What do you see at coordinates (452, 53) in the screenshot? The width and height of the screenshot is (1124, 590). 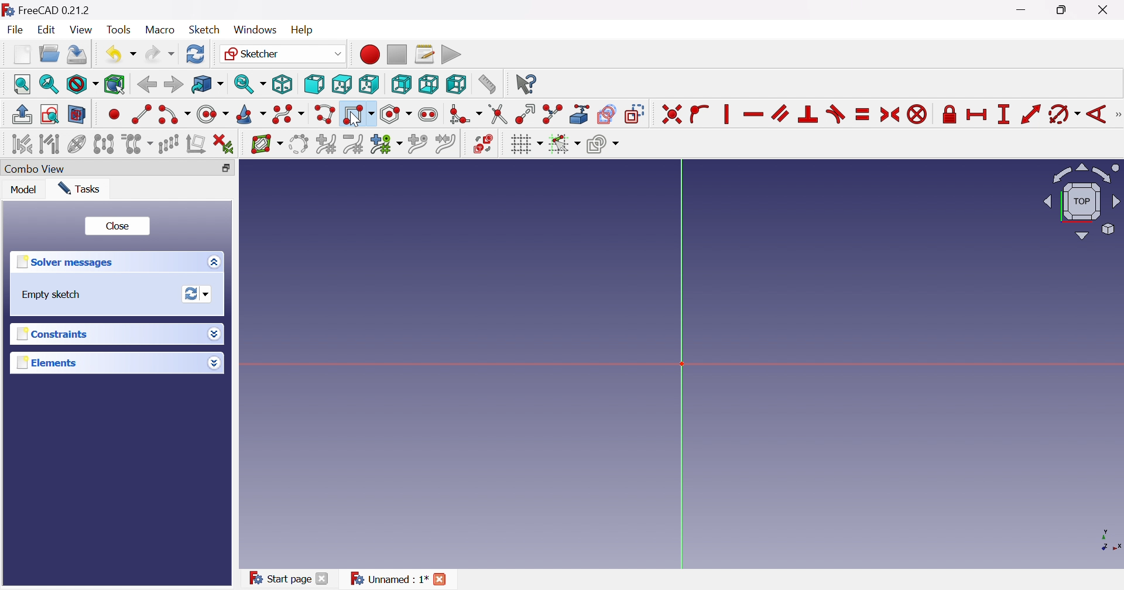 I see `Execute macro` at bounding box center [452, 53].